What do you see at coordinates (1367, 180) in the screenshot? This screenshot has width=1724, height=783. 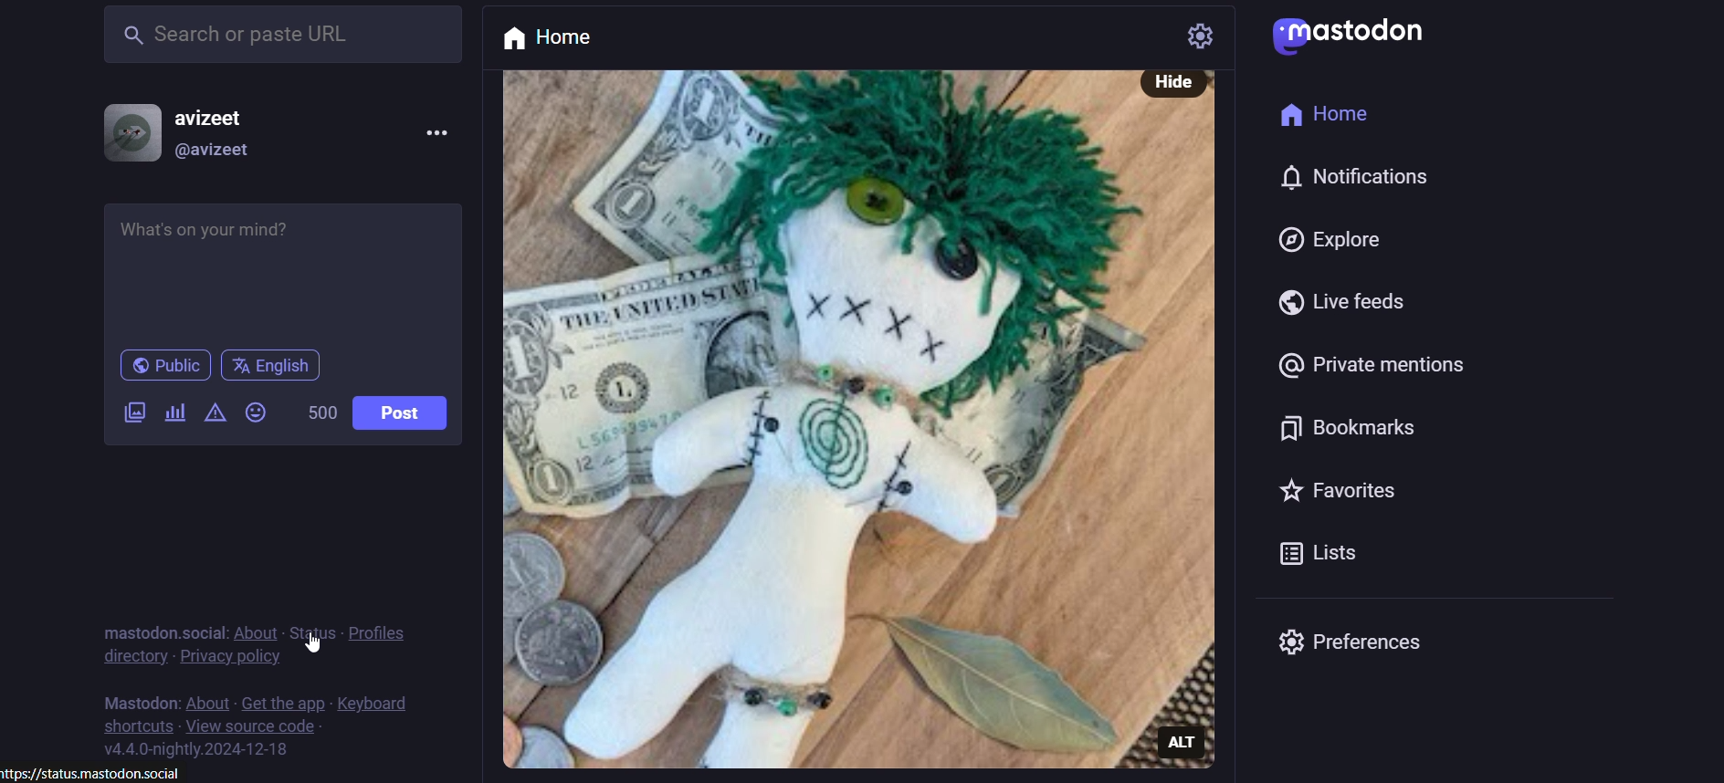 I see `notification` at bounding box center [1367, 180].